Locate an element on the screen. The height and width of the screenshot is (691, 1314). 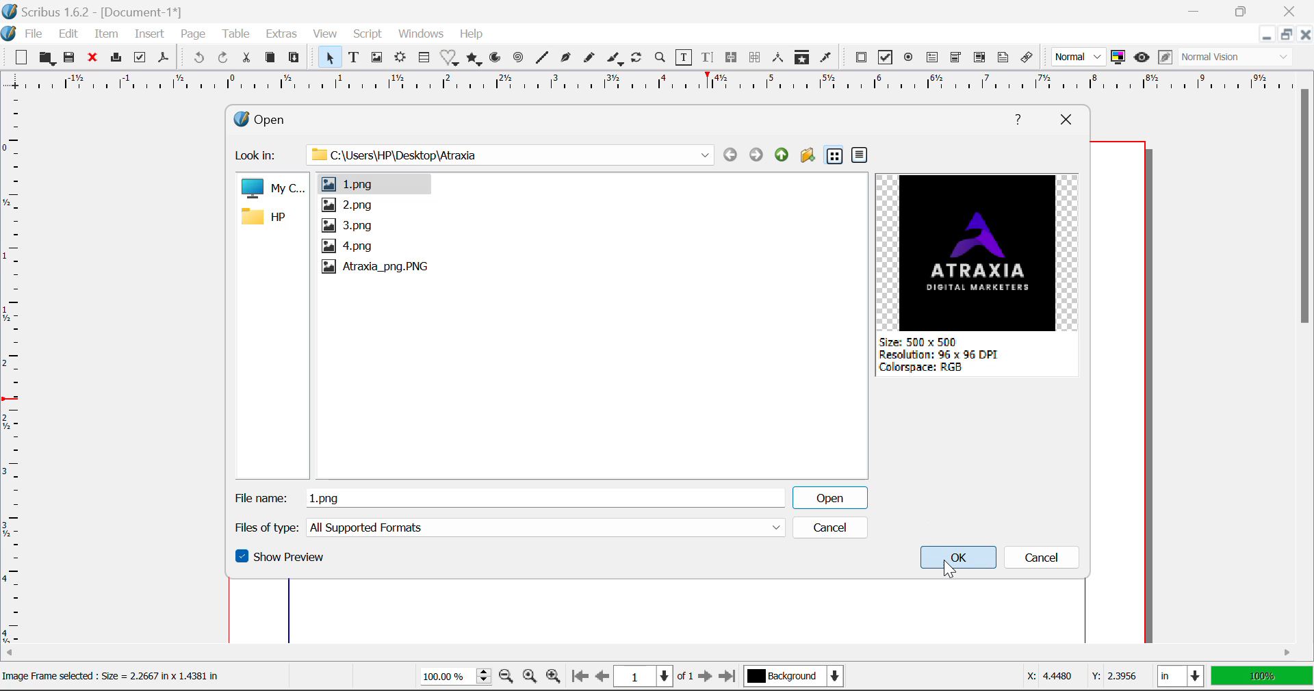
Image Frames is located at coordinates (376, 57).